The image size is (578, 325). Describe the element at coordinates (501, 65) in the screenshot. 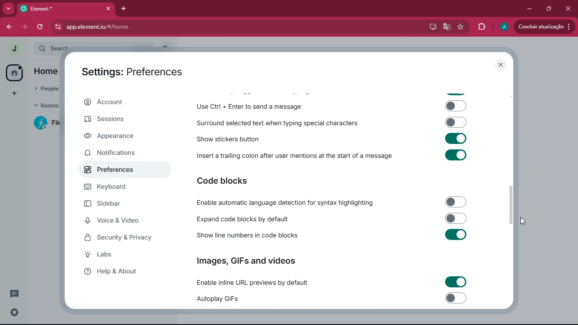

I see `close` at that location.